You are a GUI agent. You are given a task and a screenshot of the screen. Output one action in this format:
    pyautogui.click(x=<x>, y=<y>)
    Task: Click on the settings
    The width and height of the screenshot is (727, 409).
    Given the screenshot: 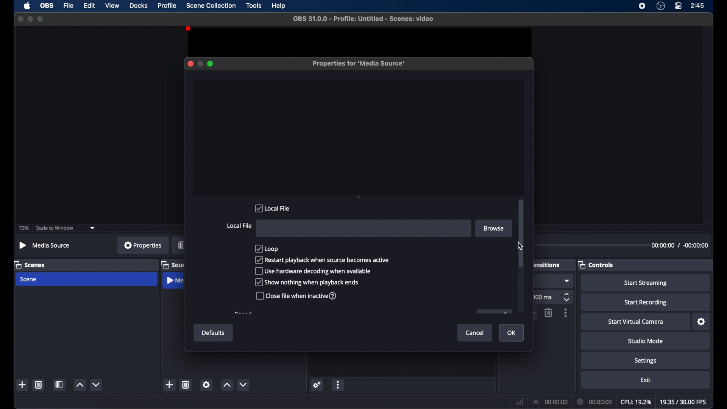 What is the action you would take?
    pyautogui.click(x=702, y=322)
    